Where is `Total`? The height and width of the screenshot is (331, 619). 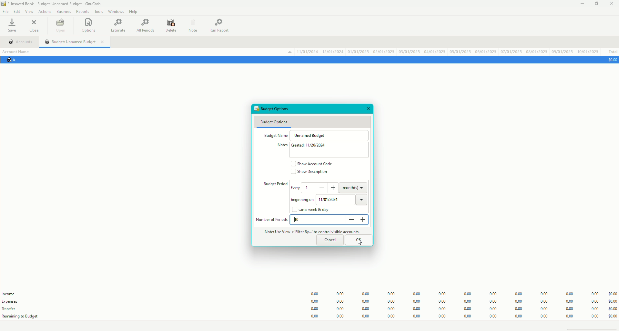
Total is located at coordinates (612, 52).